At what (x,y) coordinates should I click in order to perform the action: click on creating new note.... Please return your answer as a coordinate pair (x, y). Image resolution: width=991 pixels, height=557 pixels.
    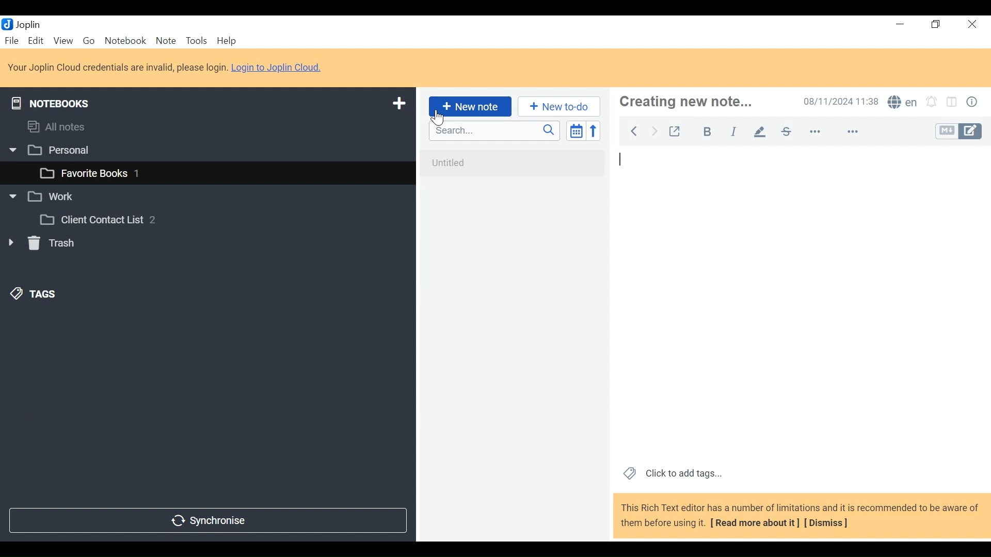
    Looking at the image, I should click on (701, 102).